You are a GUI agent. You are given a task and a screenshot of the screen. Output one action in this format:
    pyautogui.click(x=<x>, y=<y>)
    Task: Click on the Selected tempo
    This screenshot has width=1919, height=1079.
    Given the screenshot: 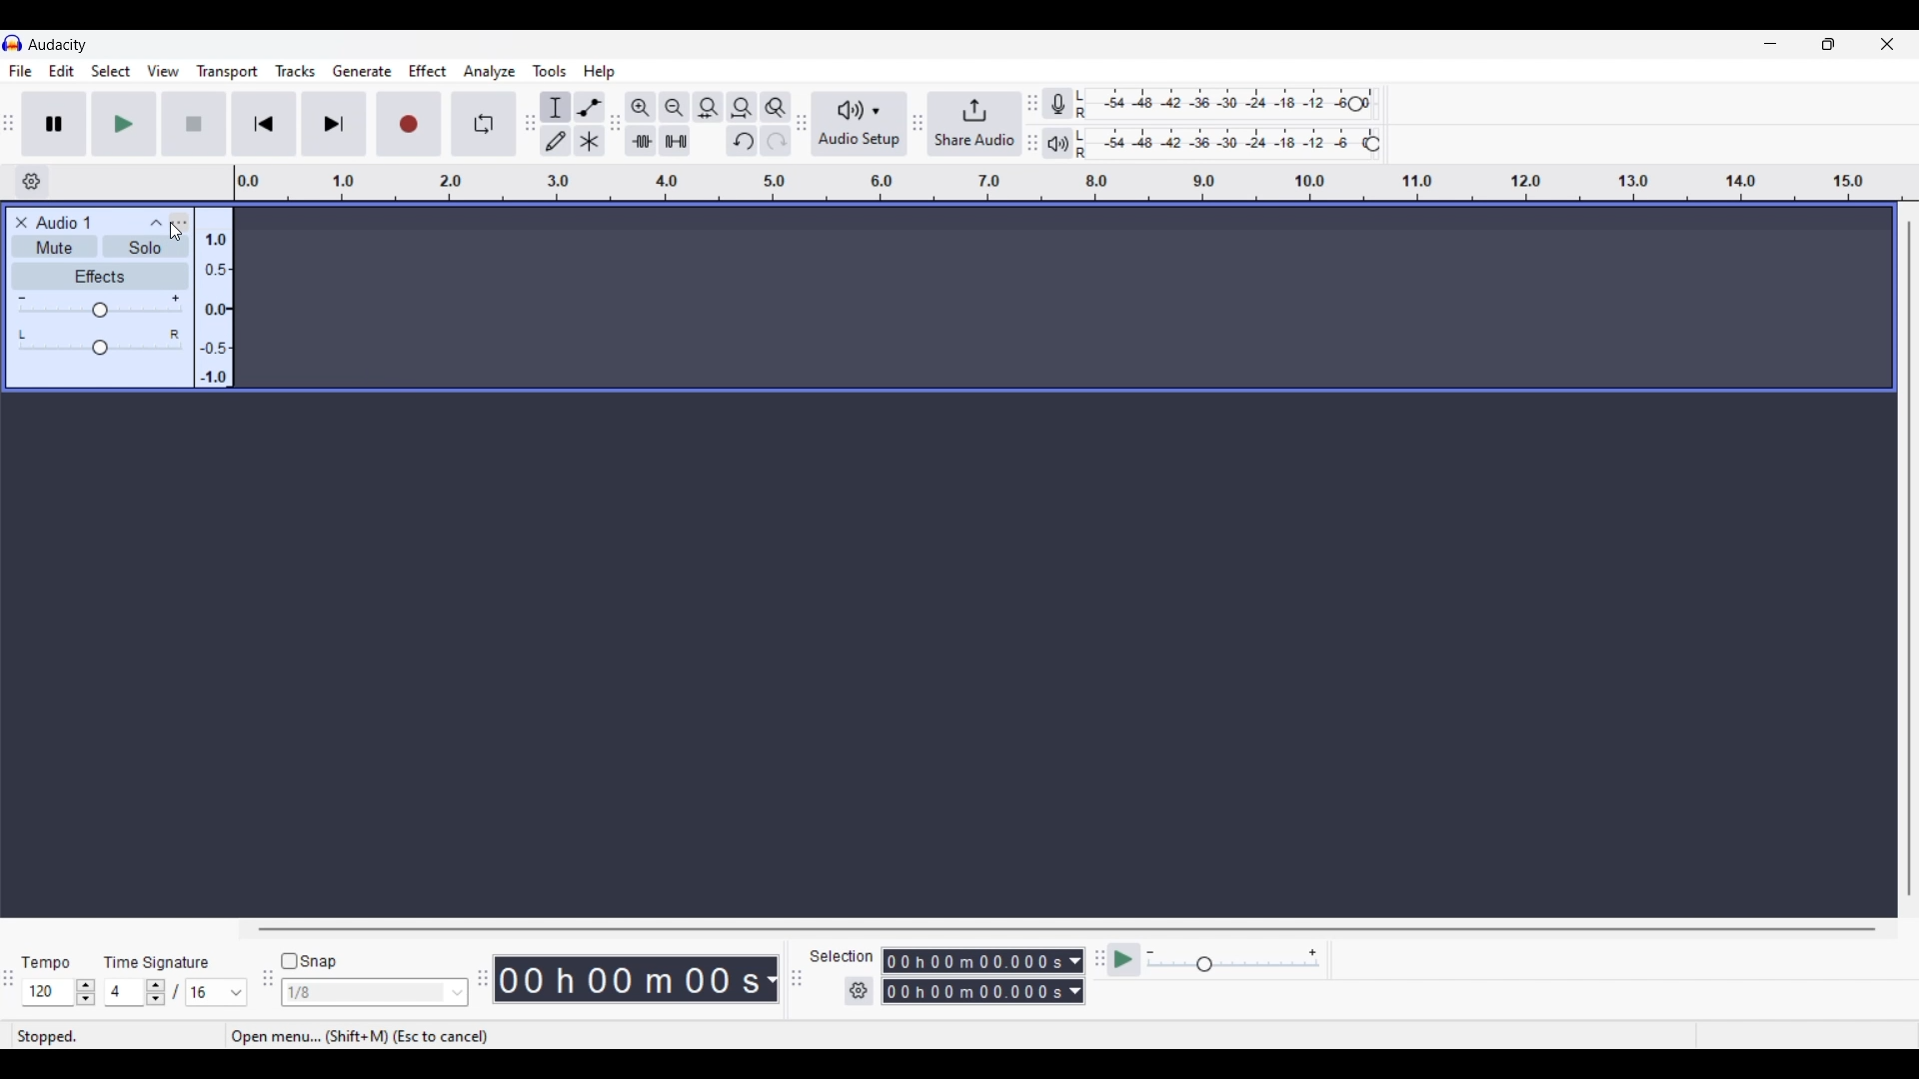 What is the action you would take?
    pyautogui.click(x=47, y=992)
    